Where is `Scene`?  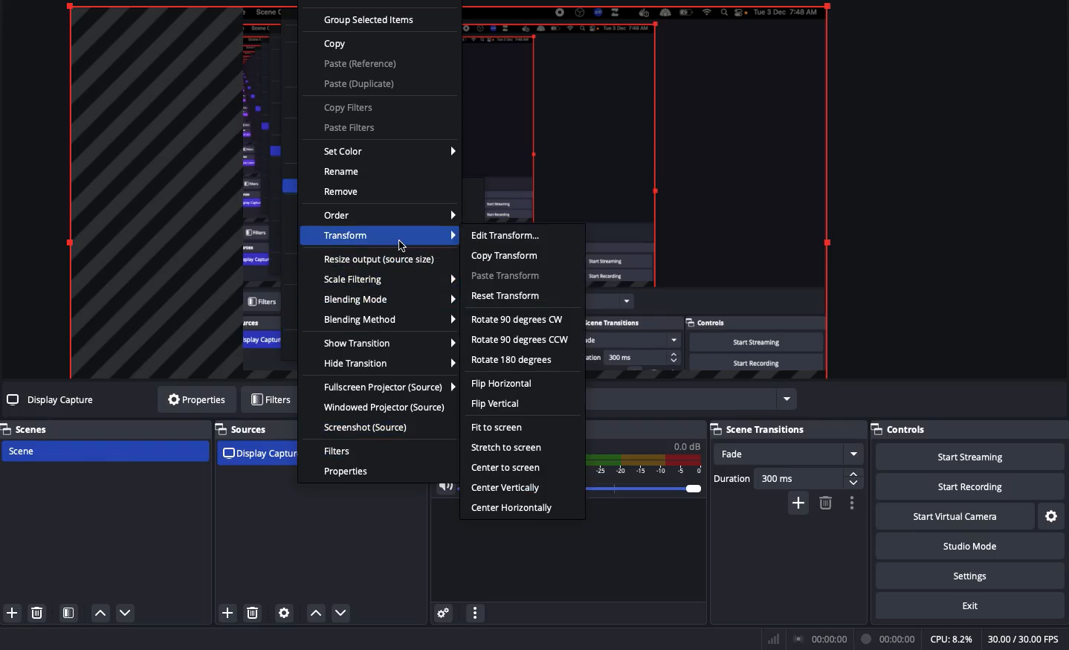
Scene is located at coordinates (106, 451).